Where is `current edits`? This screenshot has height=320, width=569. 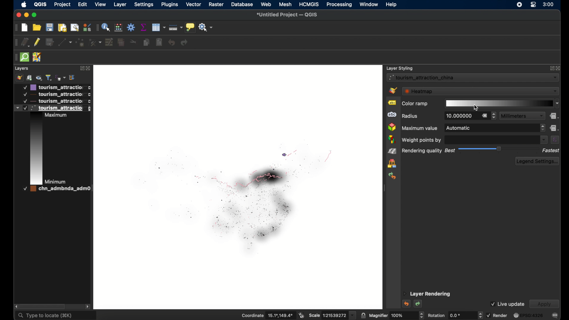
current edits is located at coordinates (25, 42).